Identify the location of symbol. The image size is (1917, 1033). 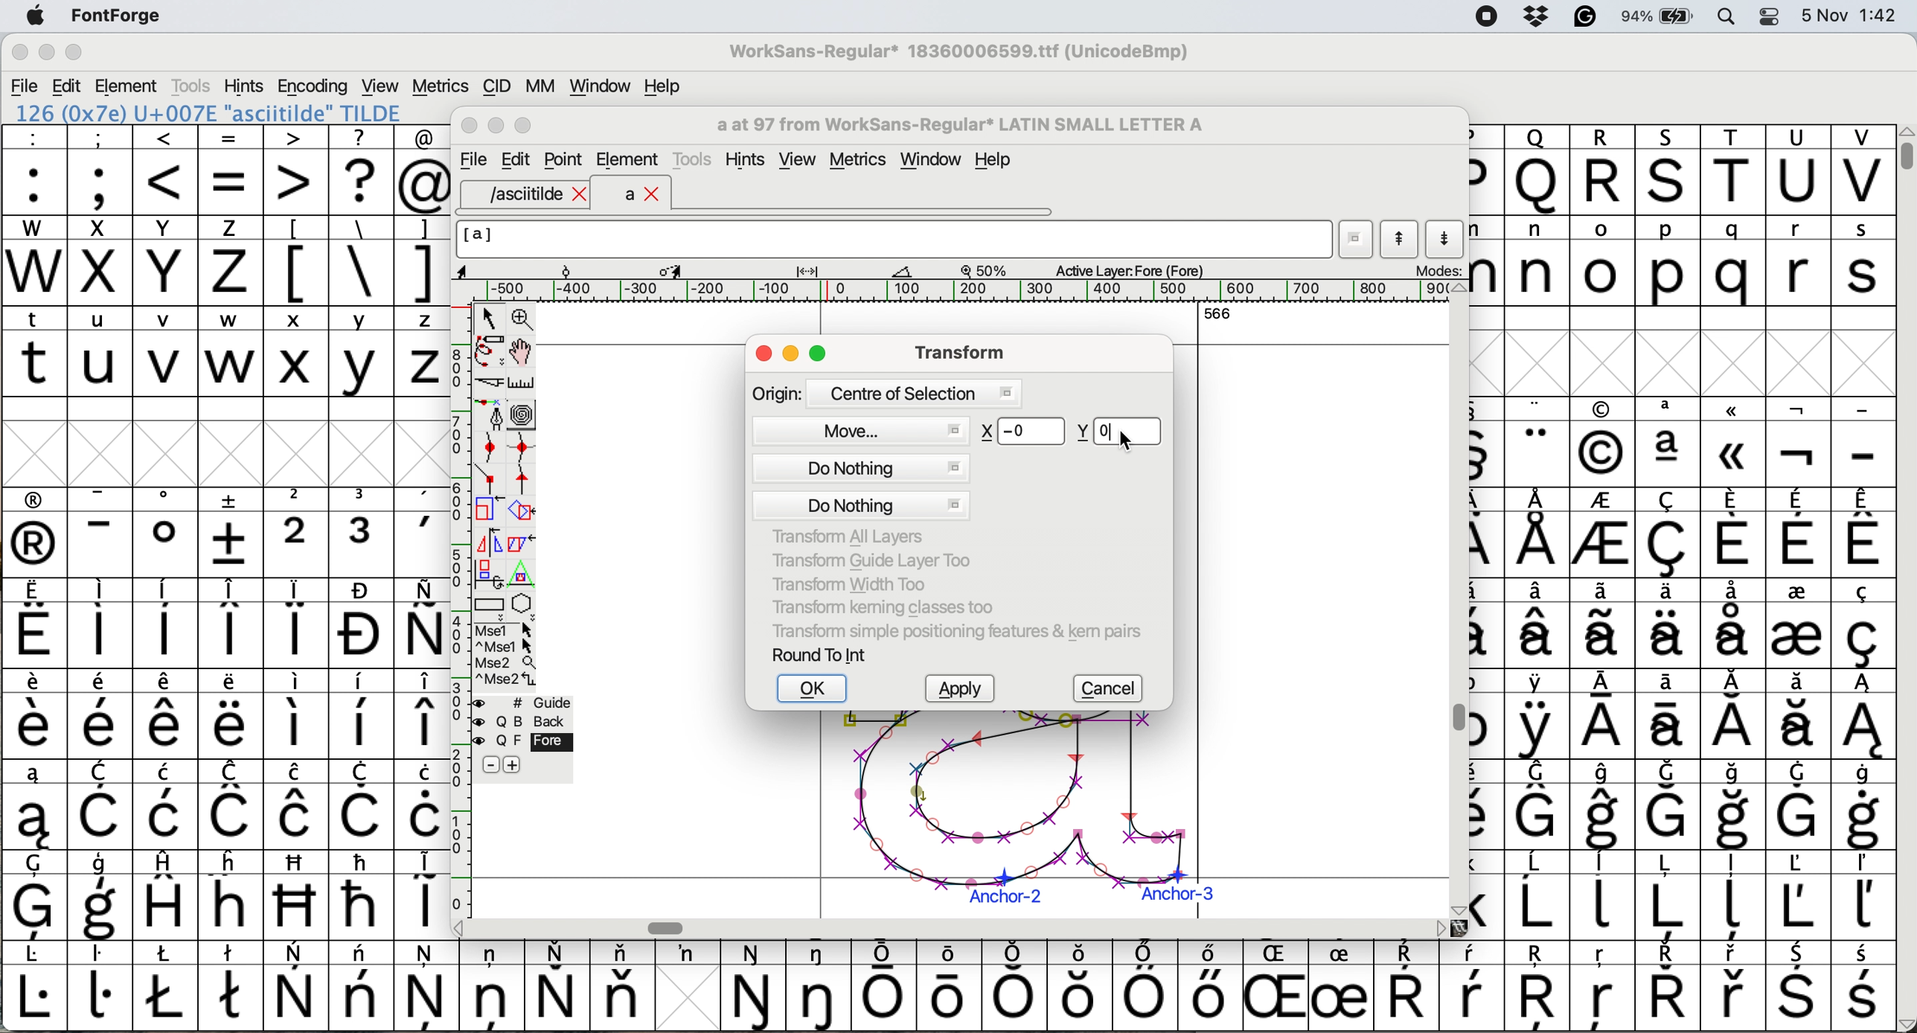
(1667, 895).